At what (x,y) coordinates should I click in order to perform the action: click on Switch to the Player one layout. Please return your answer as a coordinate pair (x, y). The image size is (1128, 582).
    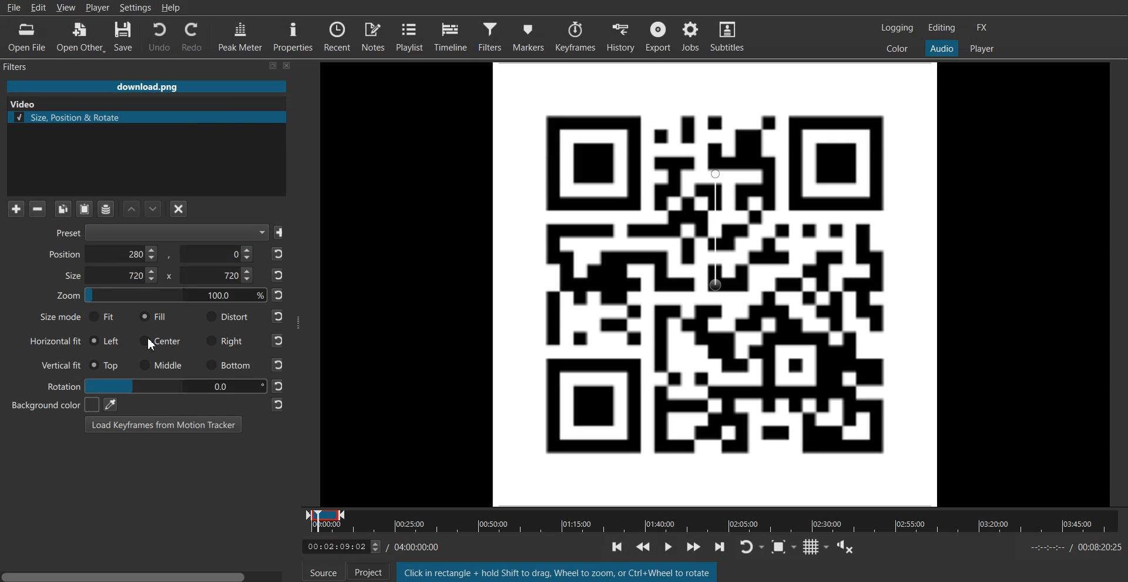
    Looking at the image, I should click on (983, 49).